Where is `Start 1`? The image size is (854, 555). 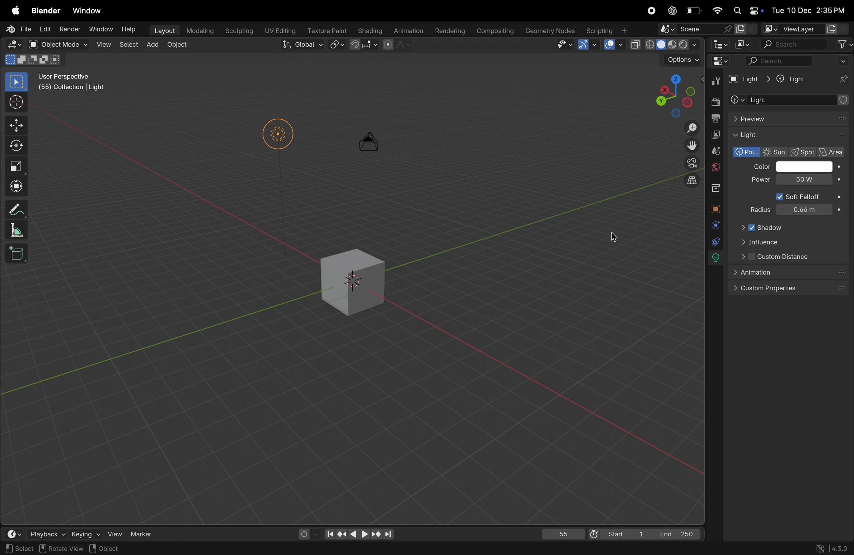 Start 1 is located at coordinates (618, 533).